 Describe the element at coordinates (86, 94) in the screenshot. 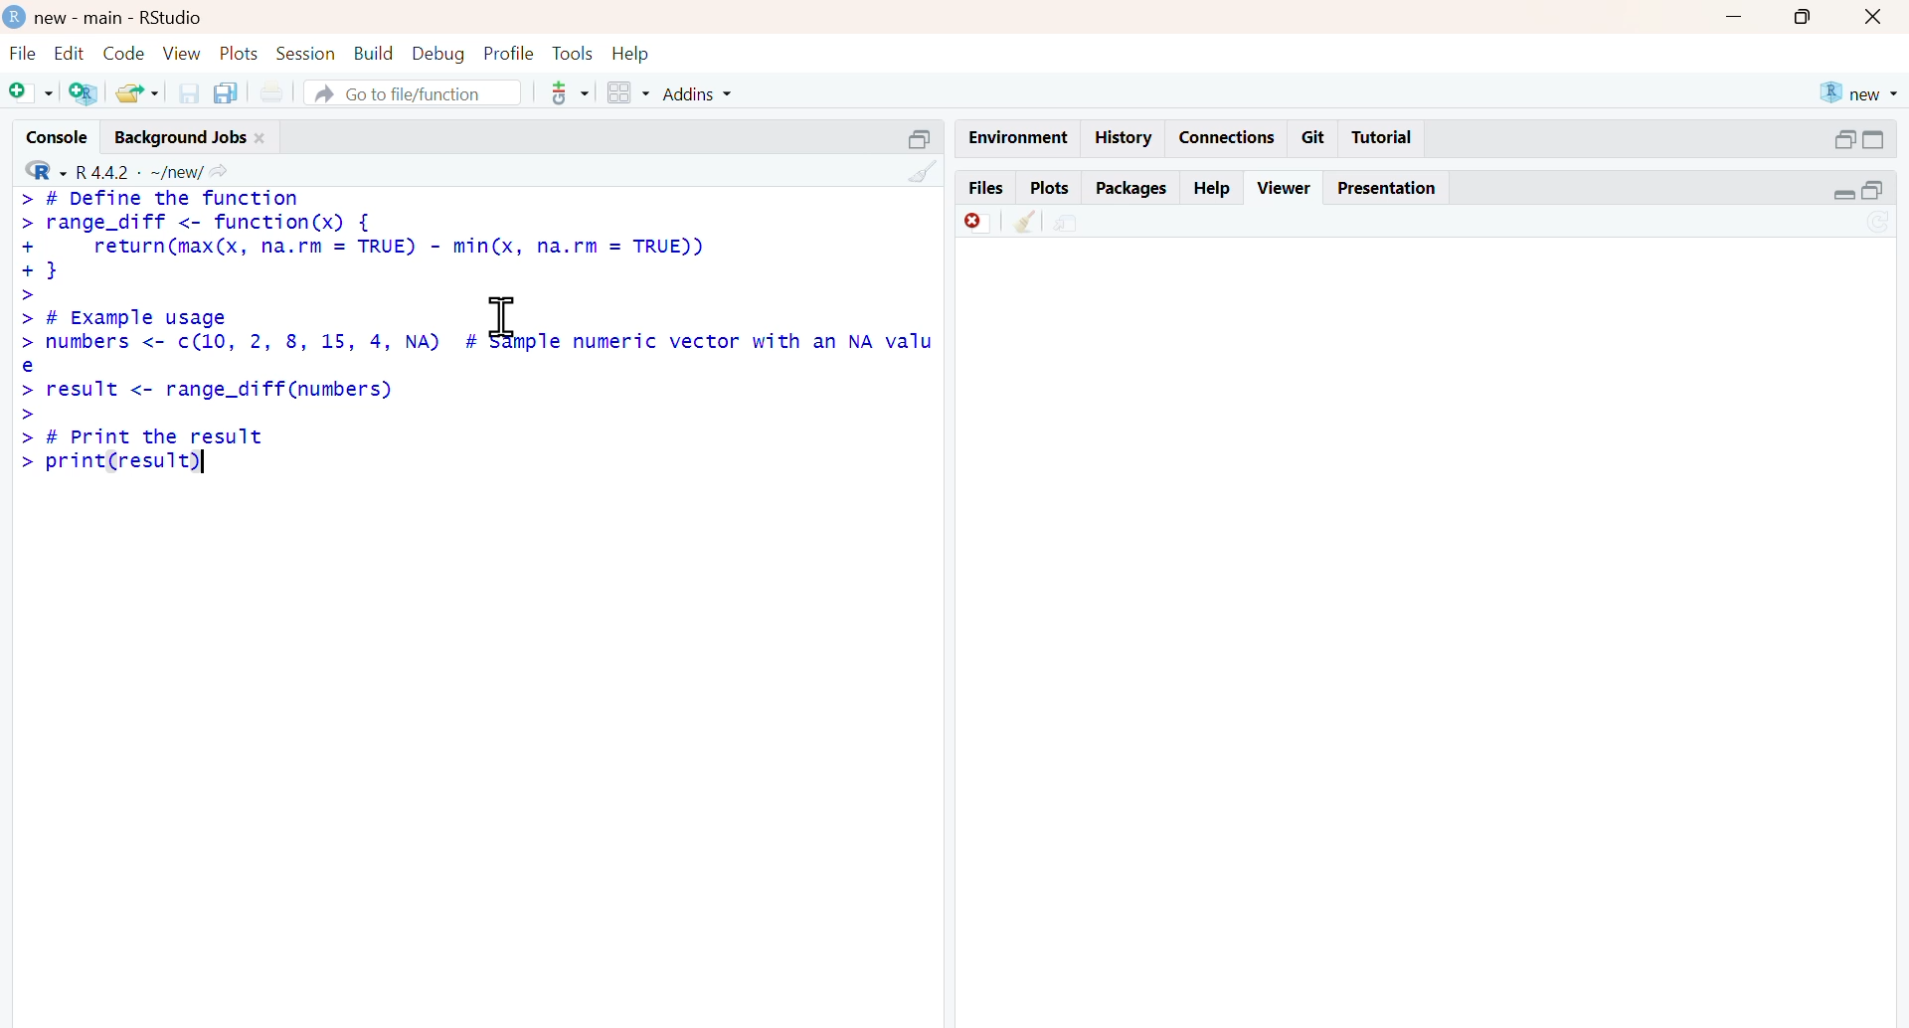

I see `add R file` at that location.